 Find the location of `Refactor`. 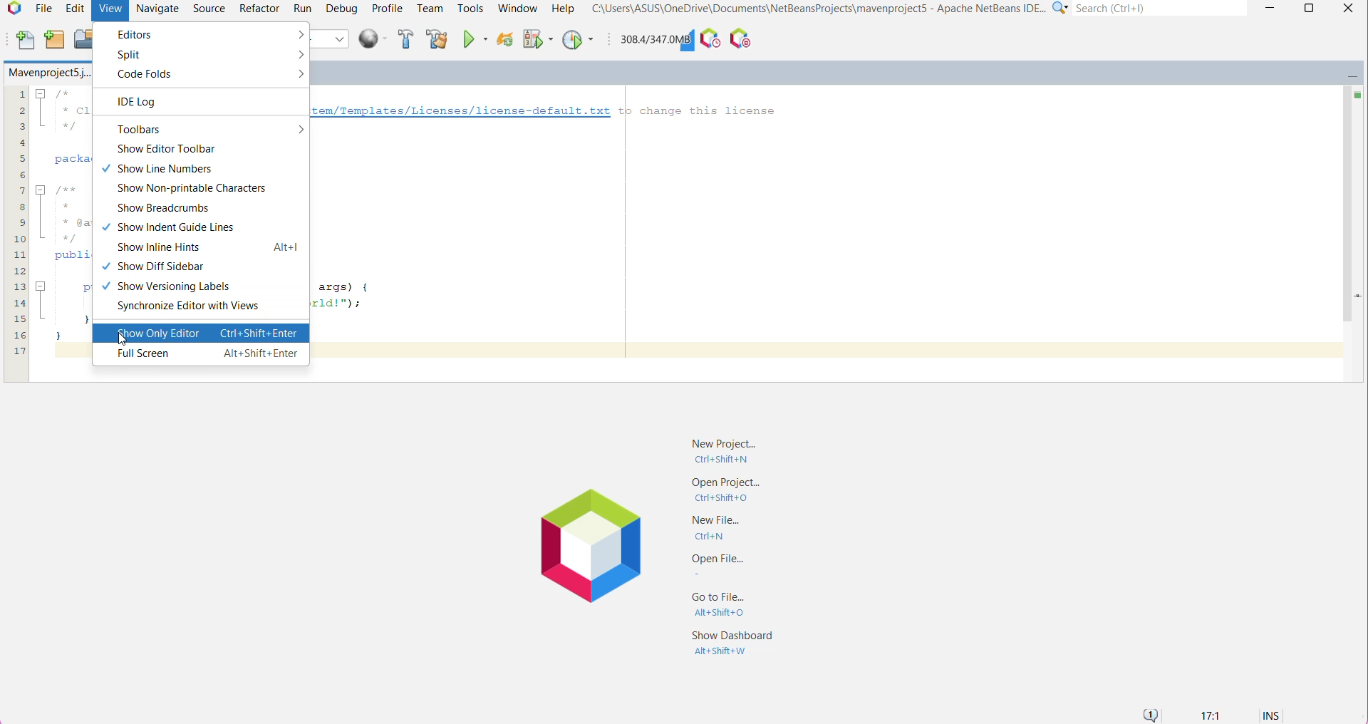

Refactor is located at coordinates (259, 9).